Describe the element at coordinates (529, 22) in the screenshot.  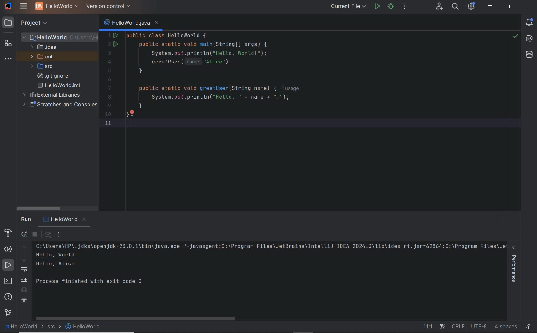
I see `Notifications` at that location.